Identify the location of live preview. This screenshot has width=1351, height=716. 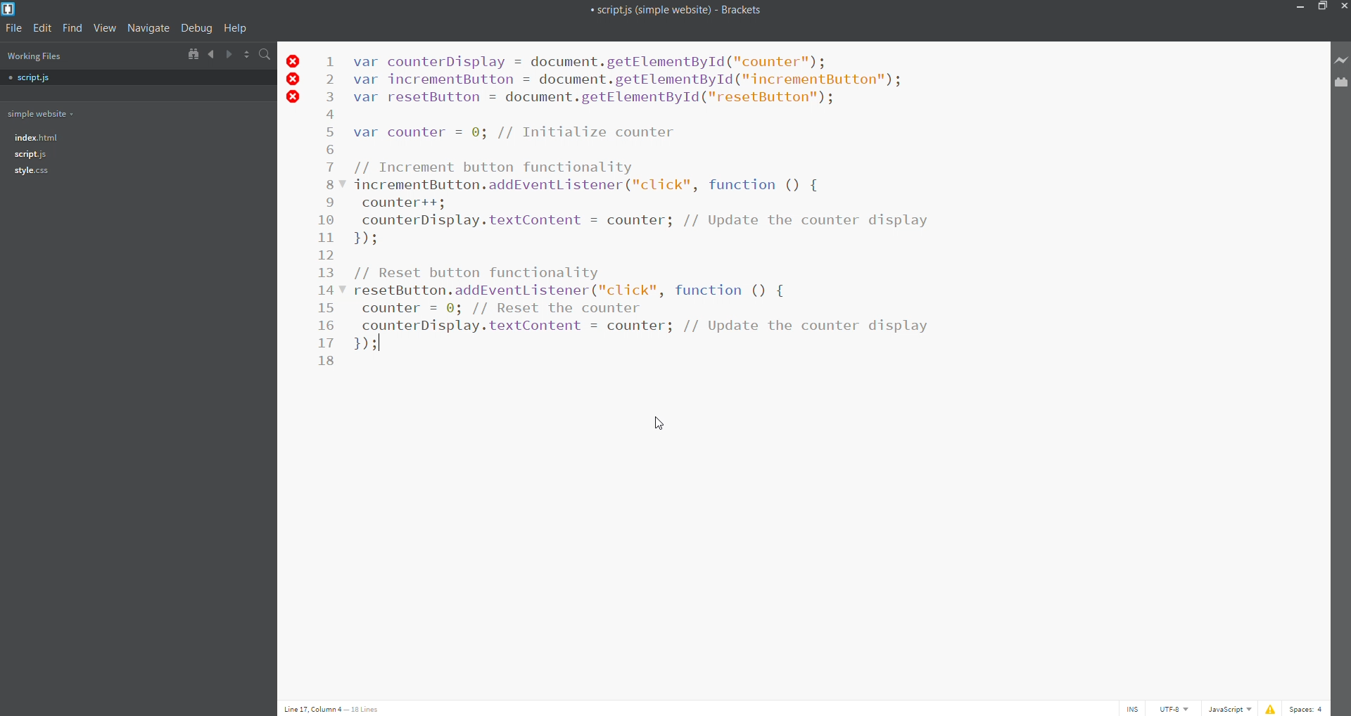
(1340, 61).